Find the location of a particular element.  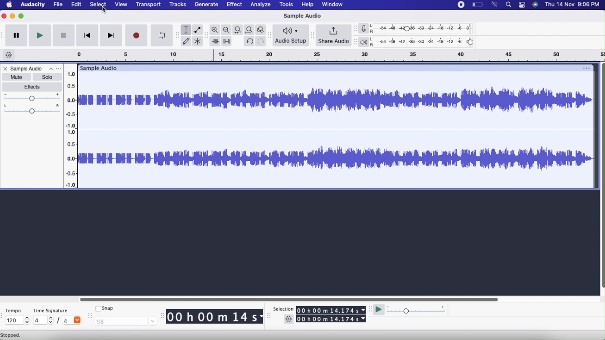

Silence audio selection is located at coordinates (227, 41).